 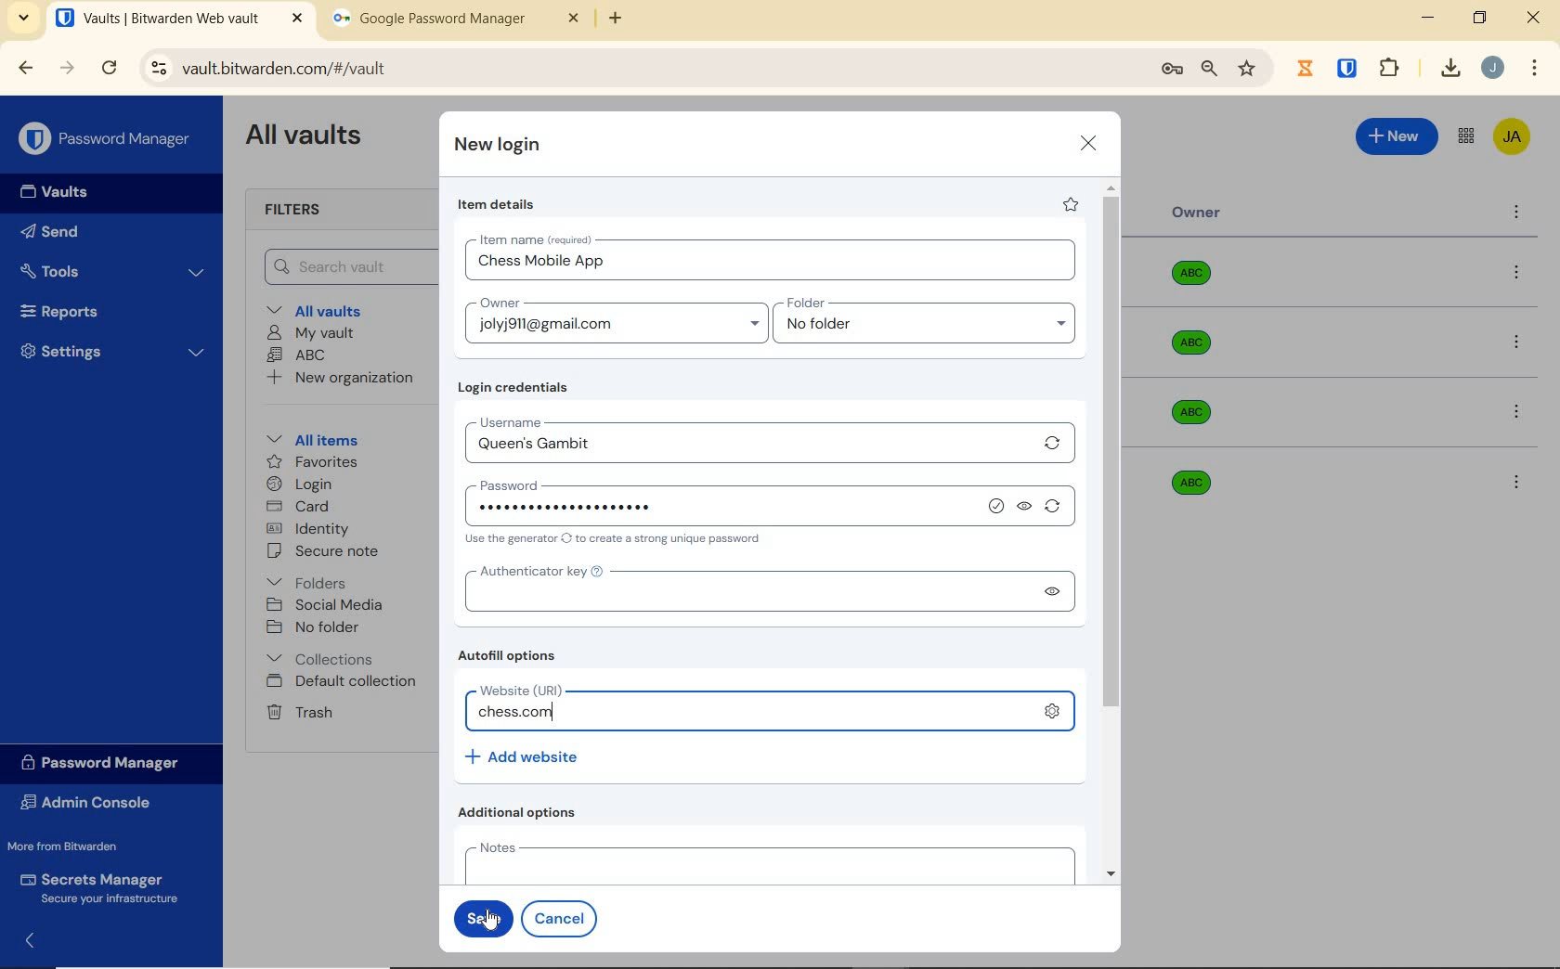 What do you see at coordinates (490, 921) in the screenshot?
I see `cursor` at bounding box center [490, 921].